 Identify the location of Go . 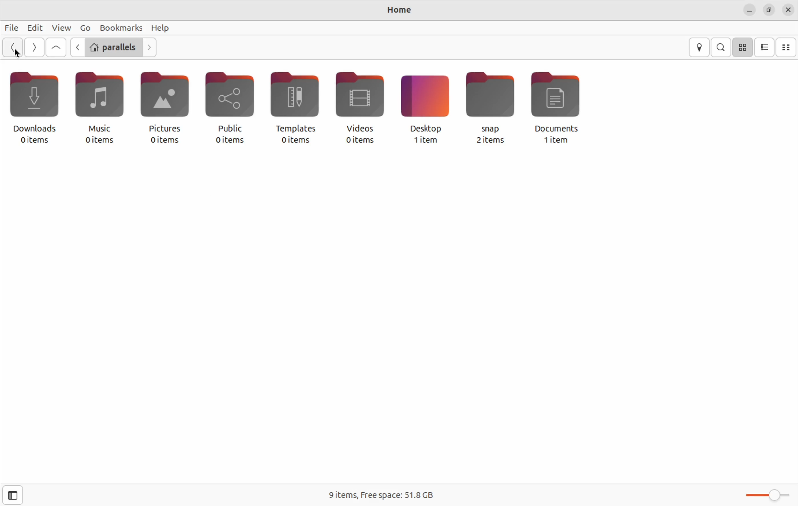
(87, 26).